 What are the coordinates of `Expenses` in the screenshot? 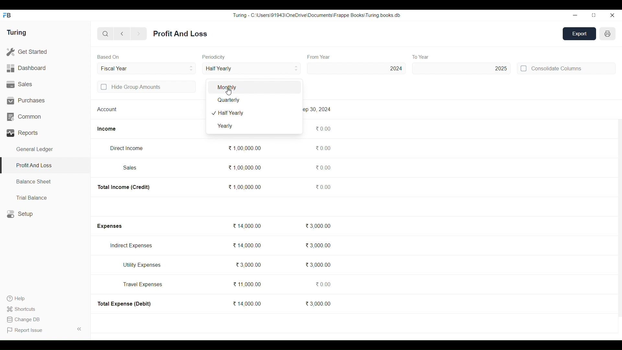 It's located at (109, 226).